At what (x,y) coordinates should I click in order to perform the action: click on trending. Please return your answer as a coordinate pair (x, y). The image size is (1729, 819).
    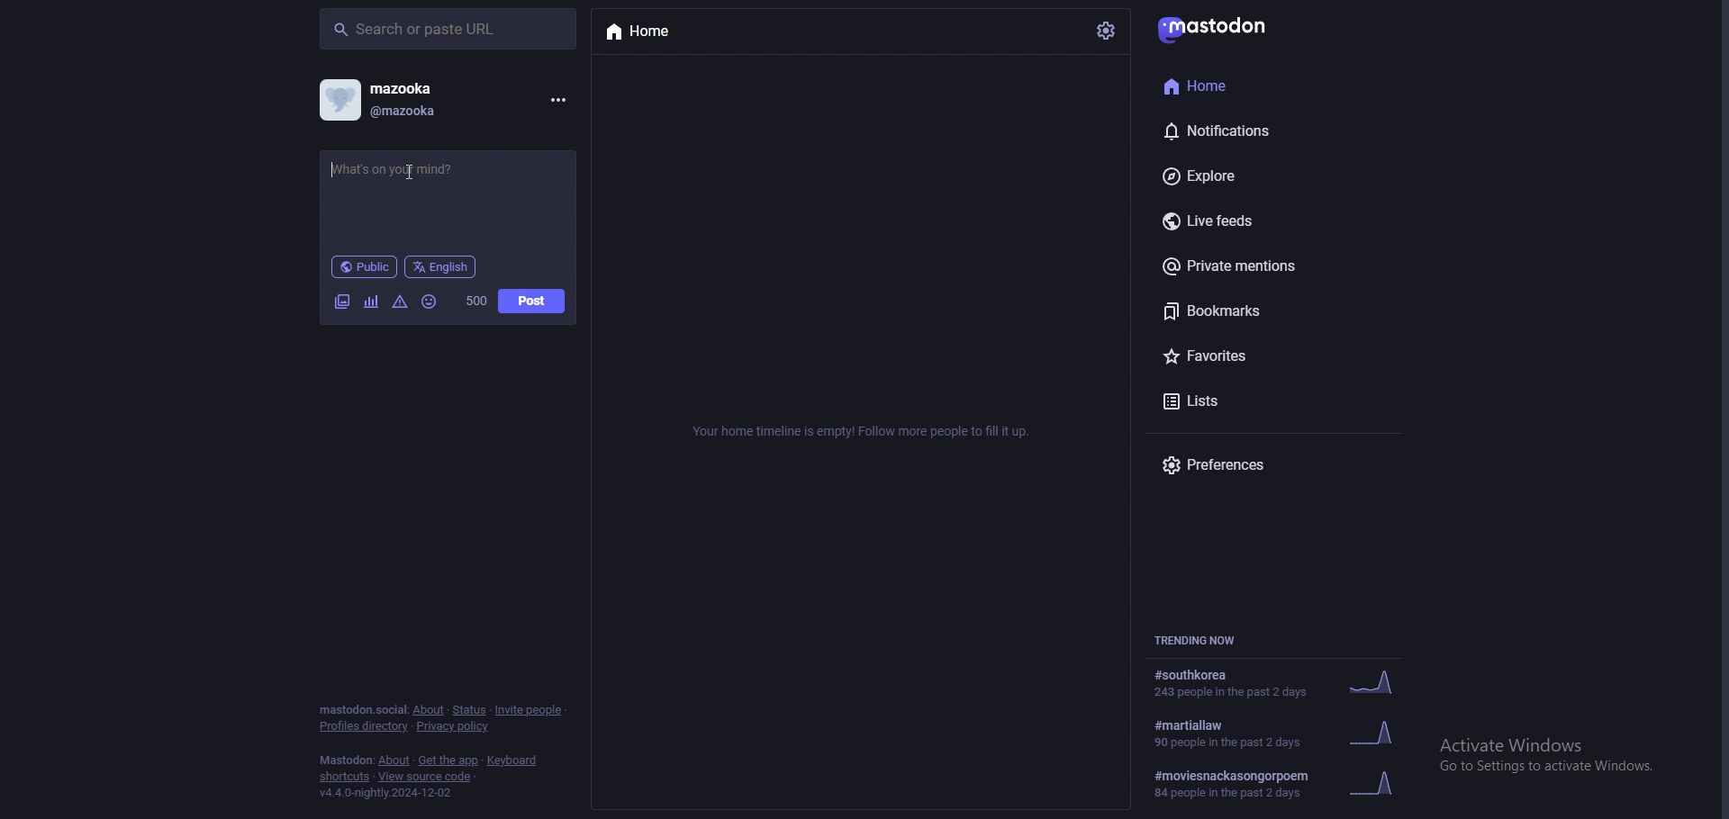
    Looking at the image, I should click on (1283, 684).